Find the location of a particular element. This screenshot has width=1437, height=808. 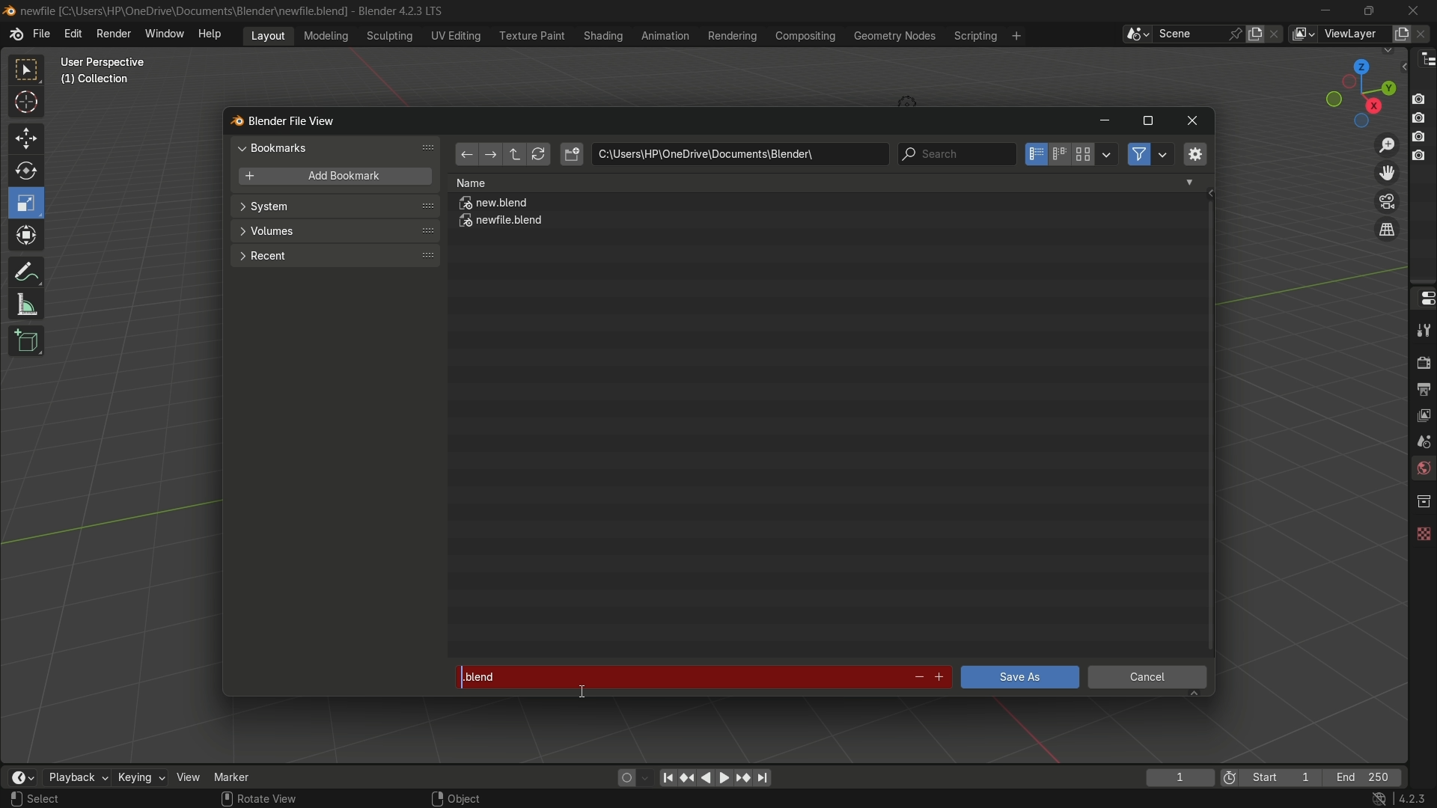

cursor is located at coordinates (27, 105).